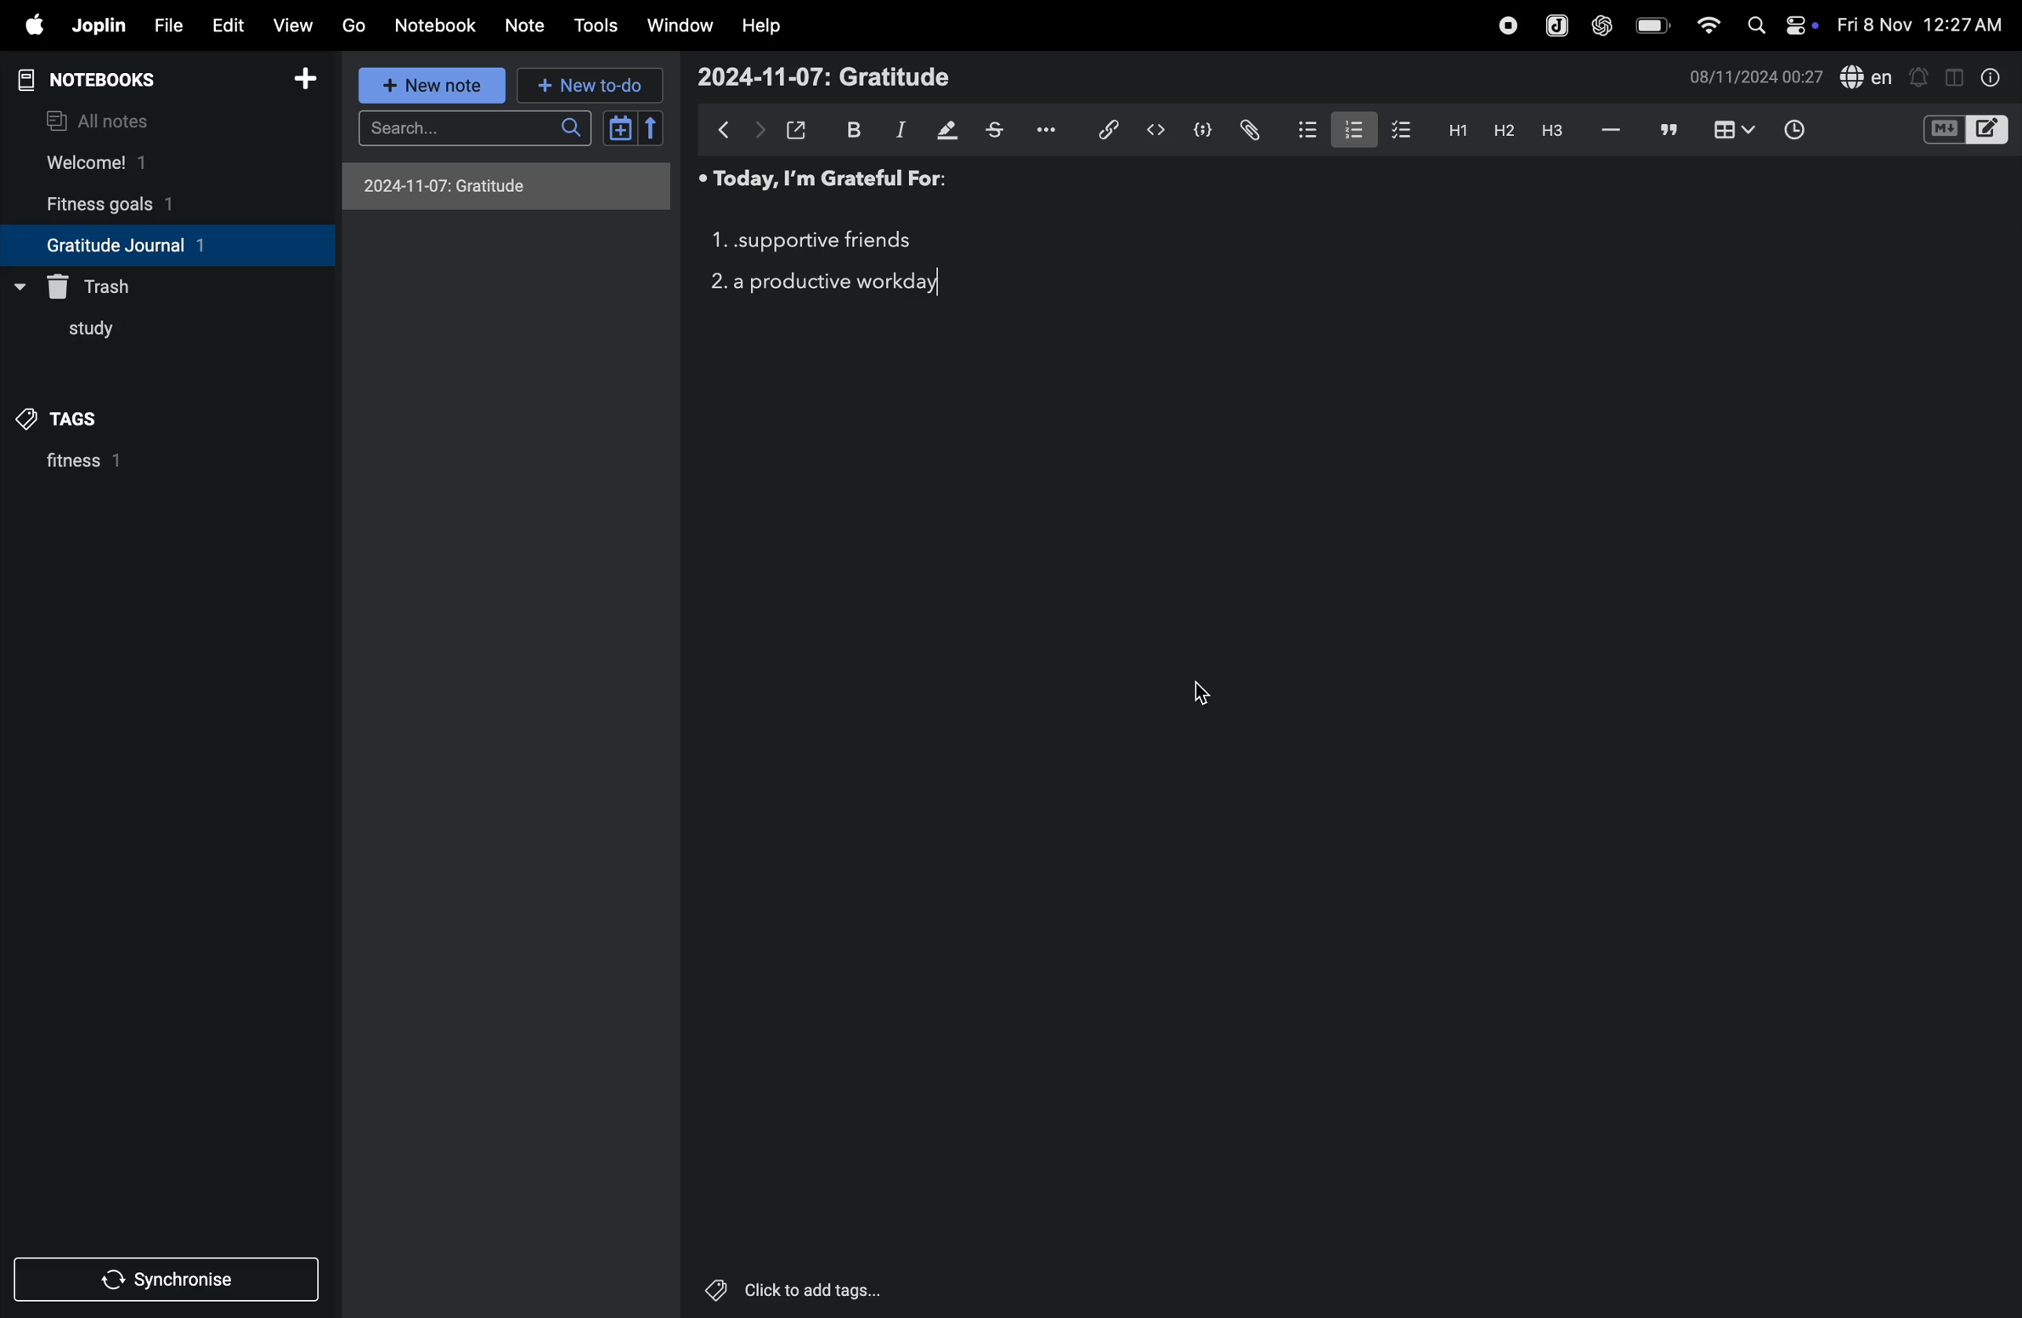 The height and width of the screenshot is (1318, 2022). Describe the element at coordinates (797, 128) in the screenshot. I see `open file` at that location.